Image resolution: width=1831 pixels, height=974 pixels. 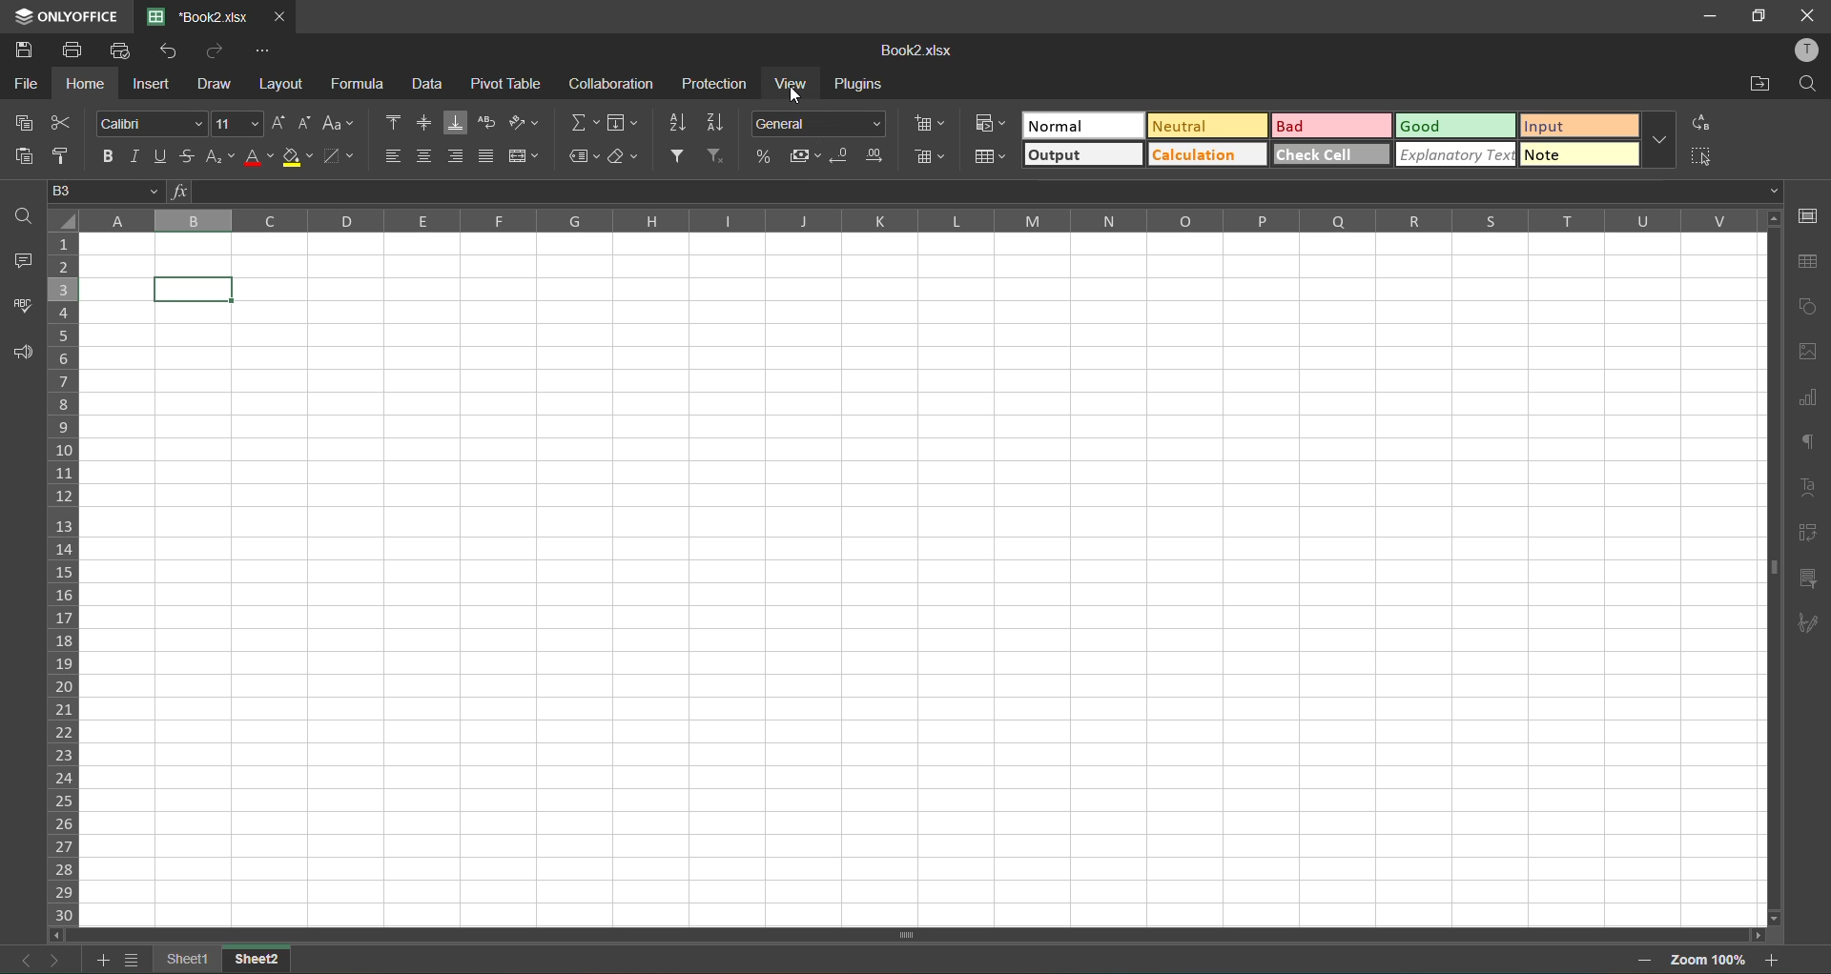 I want to click on undo, so click(x=174, y=51).